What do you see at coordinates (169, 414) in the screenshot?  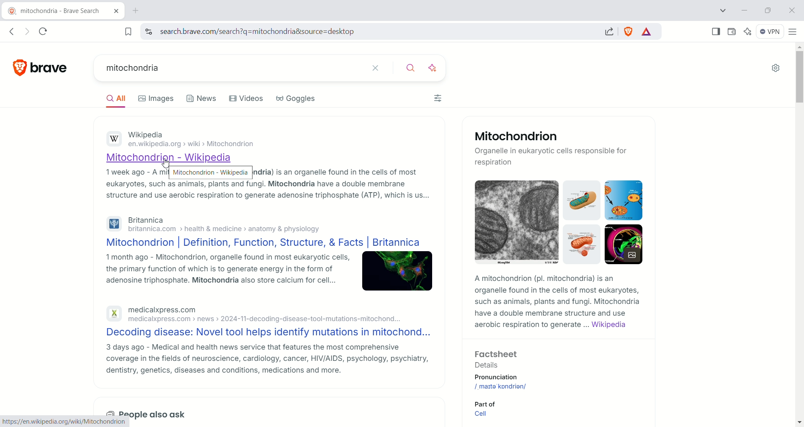 I see `also ask` at bounding box center [169, 414].